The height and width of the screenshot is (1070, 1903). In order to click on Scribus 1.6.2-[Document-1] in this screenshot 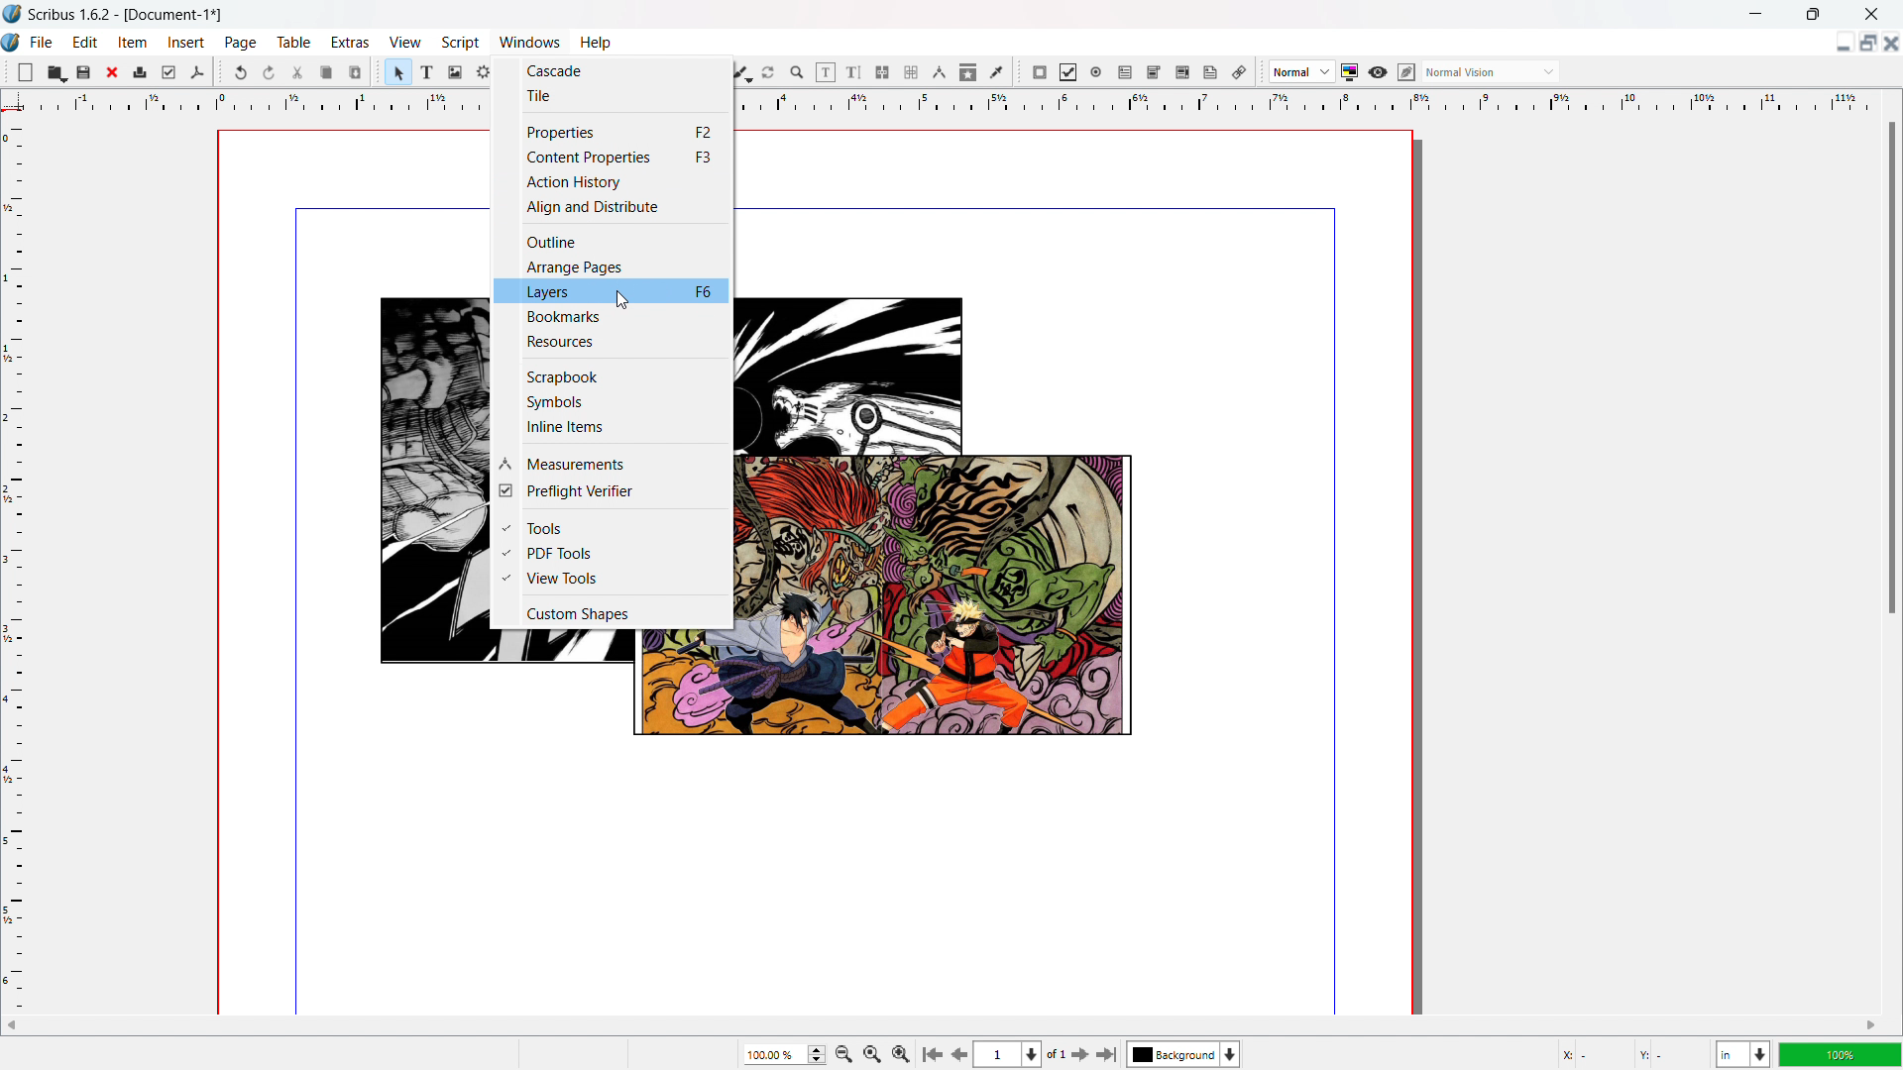, I will do `click(133, 13)`.